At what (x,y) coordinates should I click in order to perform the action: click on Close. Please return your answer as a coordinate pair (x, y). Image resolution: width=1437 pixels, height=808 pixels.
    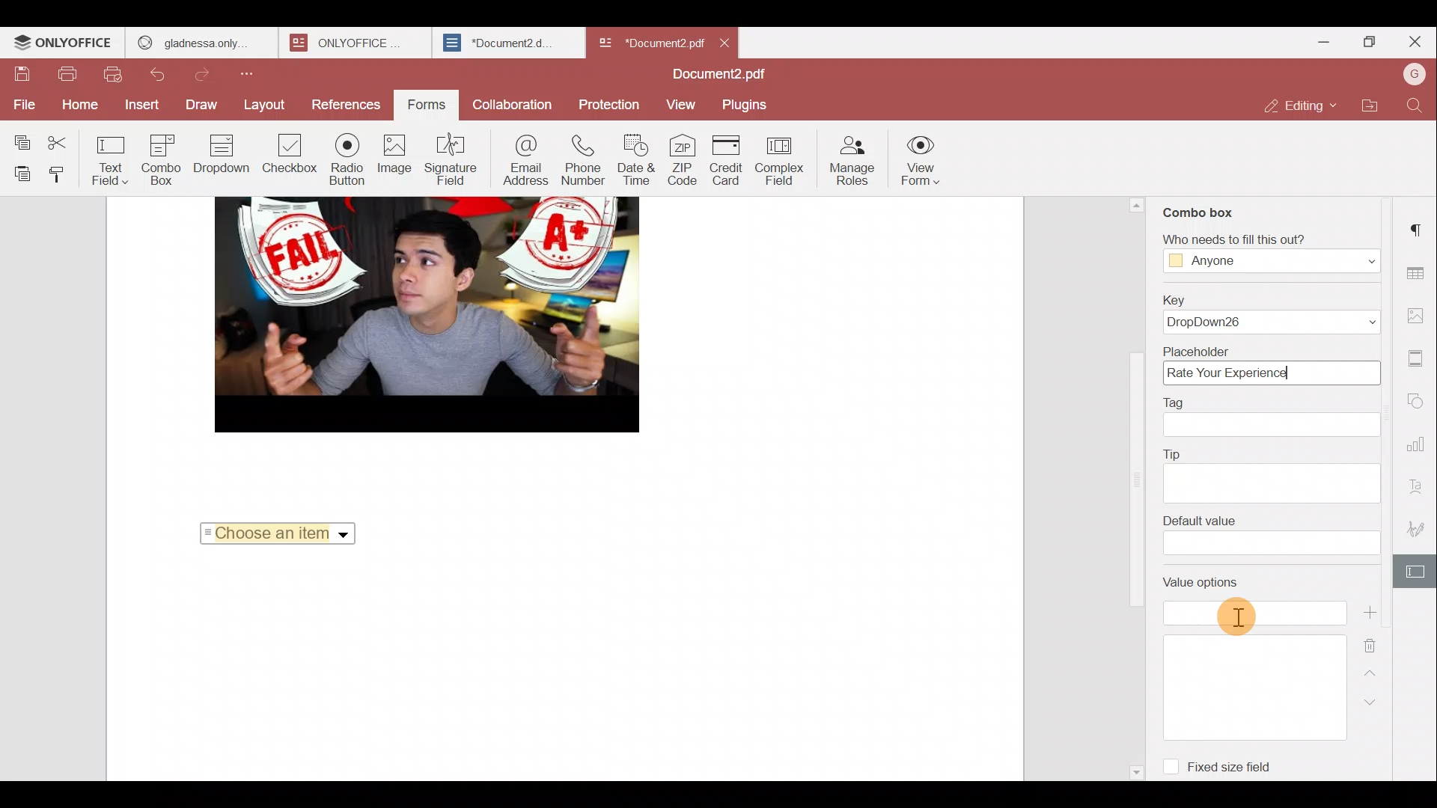
    Looking at the image, I should click on (1415, 42).